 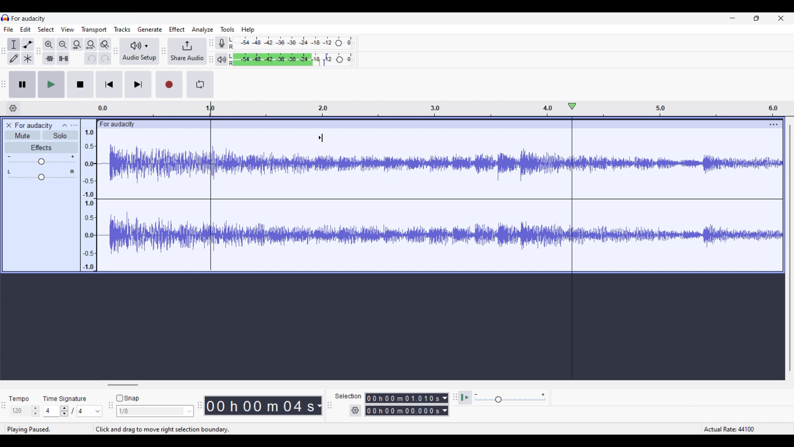 What do you see at coordinates (260, 406) in the screenshot?
I see `00 h 00 m 07 s` at bounding box center [260, 406].